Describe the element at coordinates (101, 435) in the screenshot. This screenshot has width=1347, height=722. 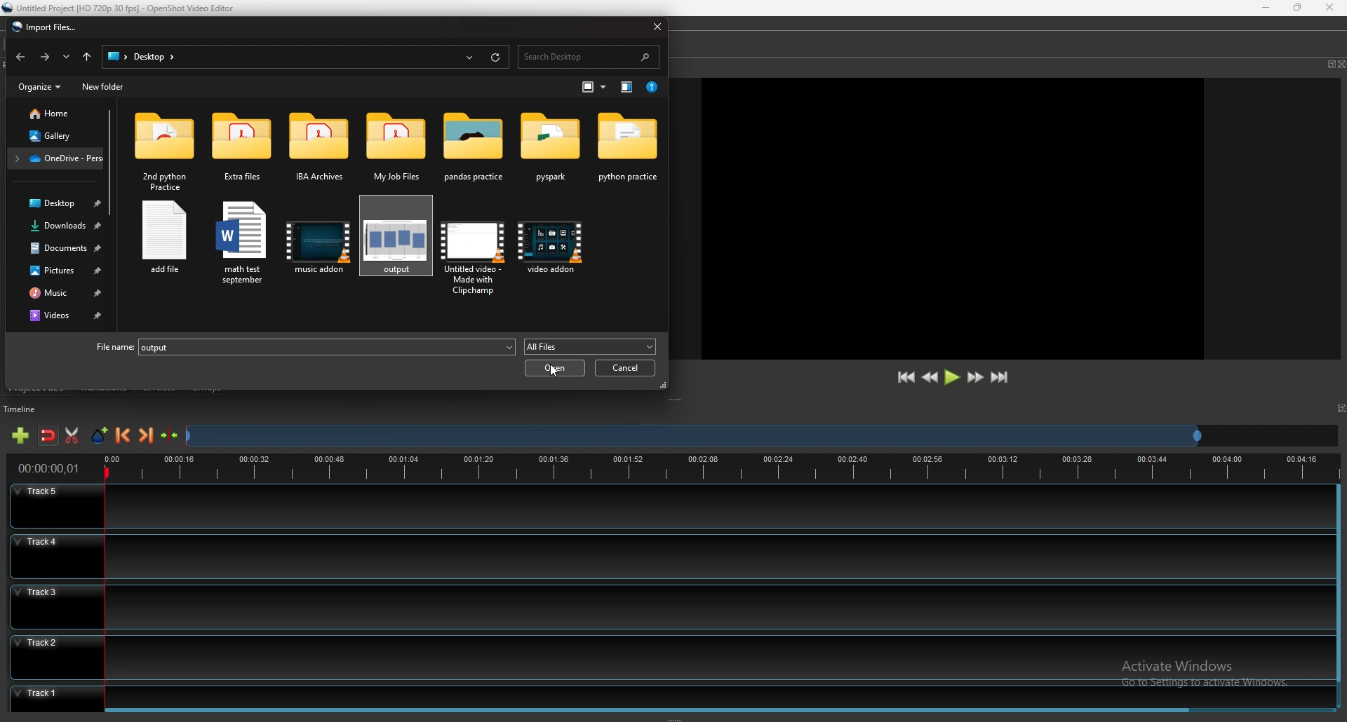
I see `add marker` at that location.